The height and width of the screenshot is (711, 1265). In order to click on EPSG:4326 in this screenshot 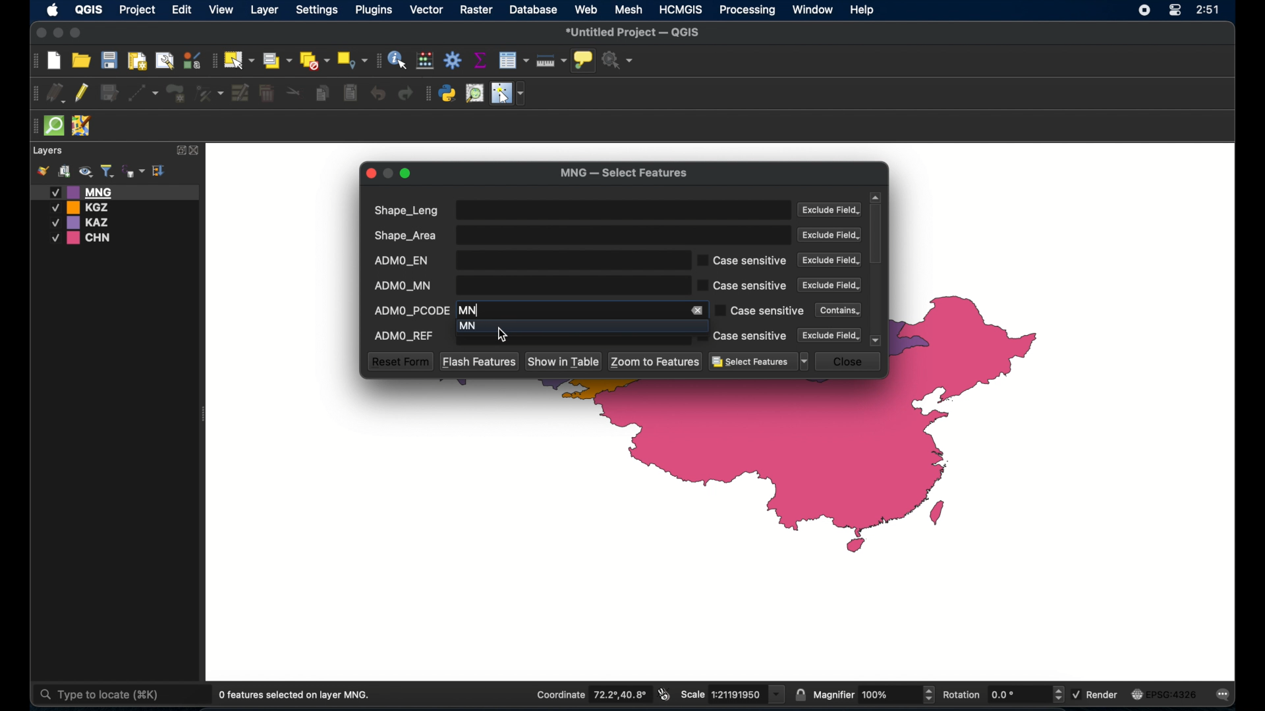, I will do `click(1166, 695)`.